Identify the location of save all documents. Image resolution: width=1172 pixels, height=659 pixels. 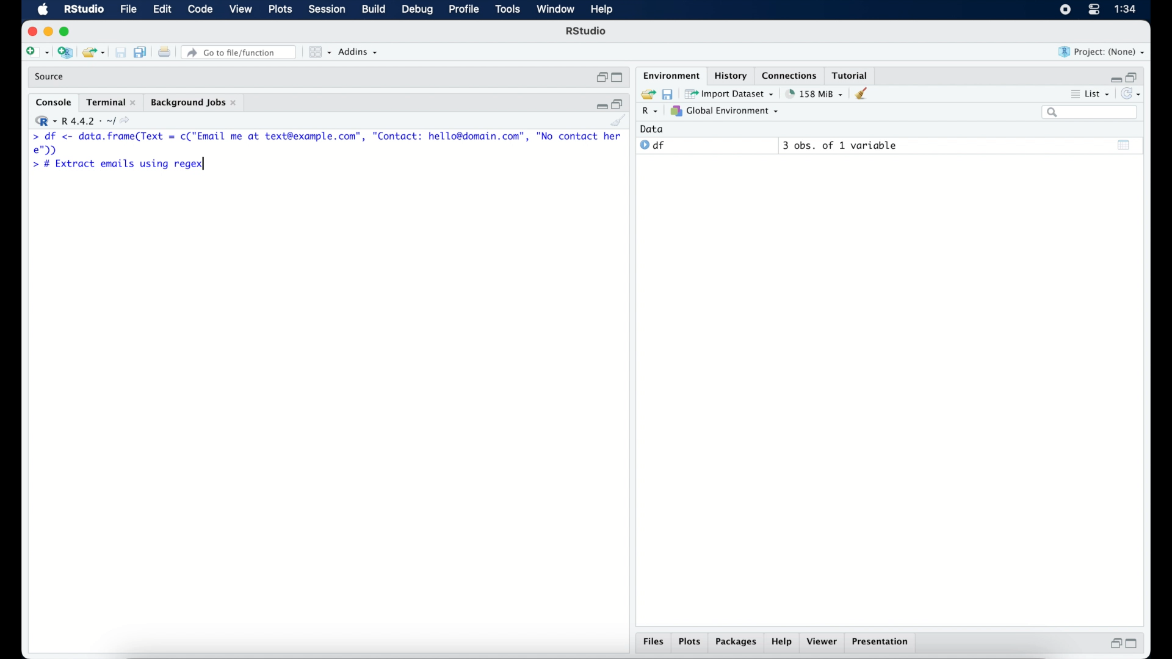
(140, 52).